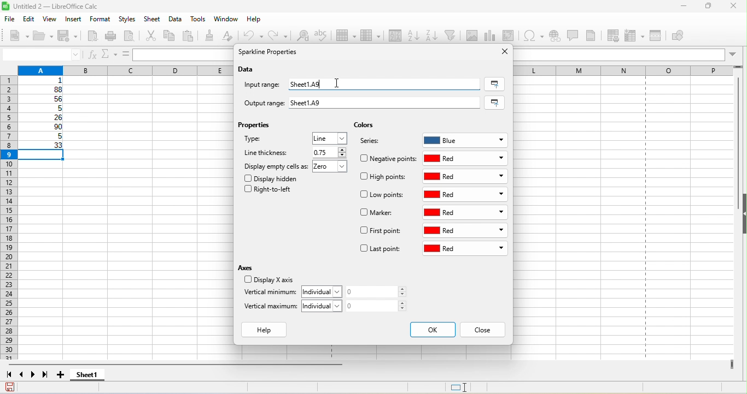  Describe the element at coordinates (466, 195) in the screenshot. I see `red` at that location.